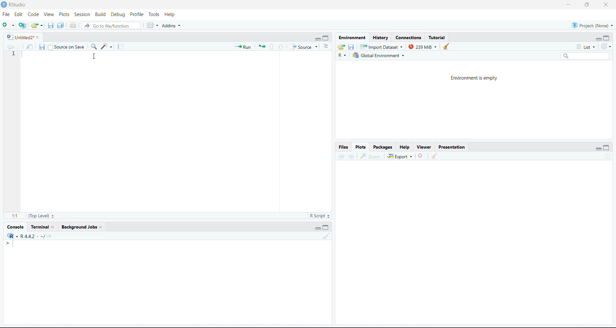  I want to click on Go back to the previous source location (Ctrl + F9), so click(9, 46).